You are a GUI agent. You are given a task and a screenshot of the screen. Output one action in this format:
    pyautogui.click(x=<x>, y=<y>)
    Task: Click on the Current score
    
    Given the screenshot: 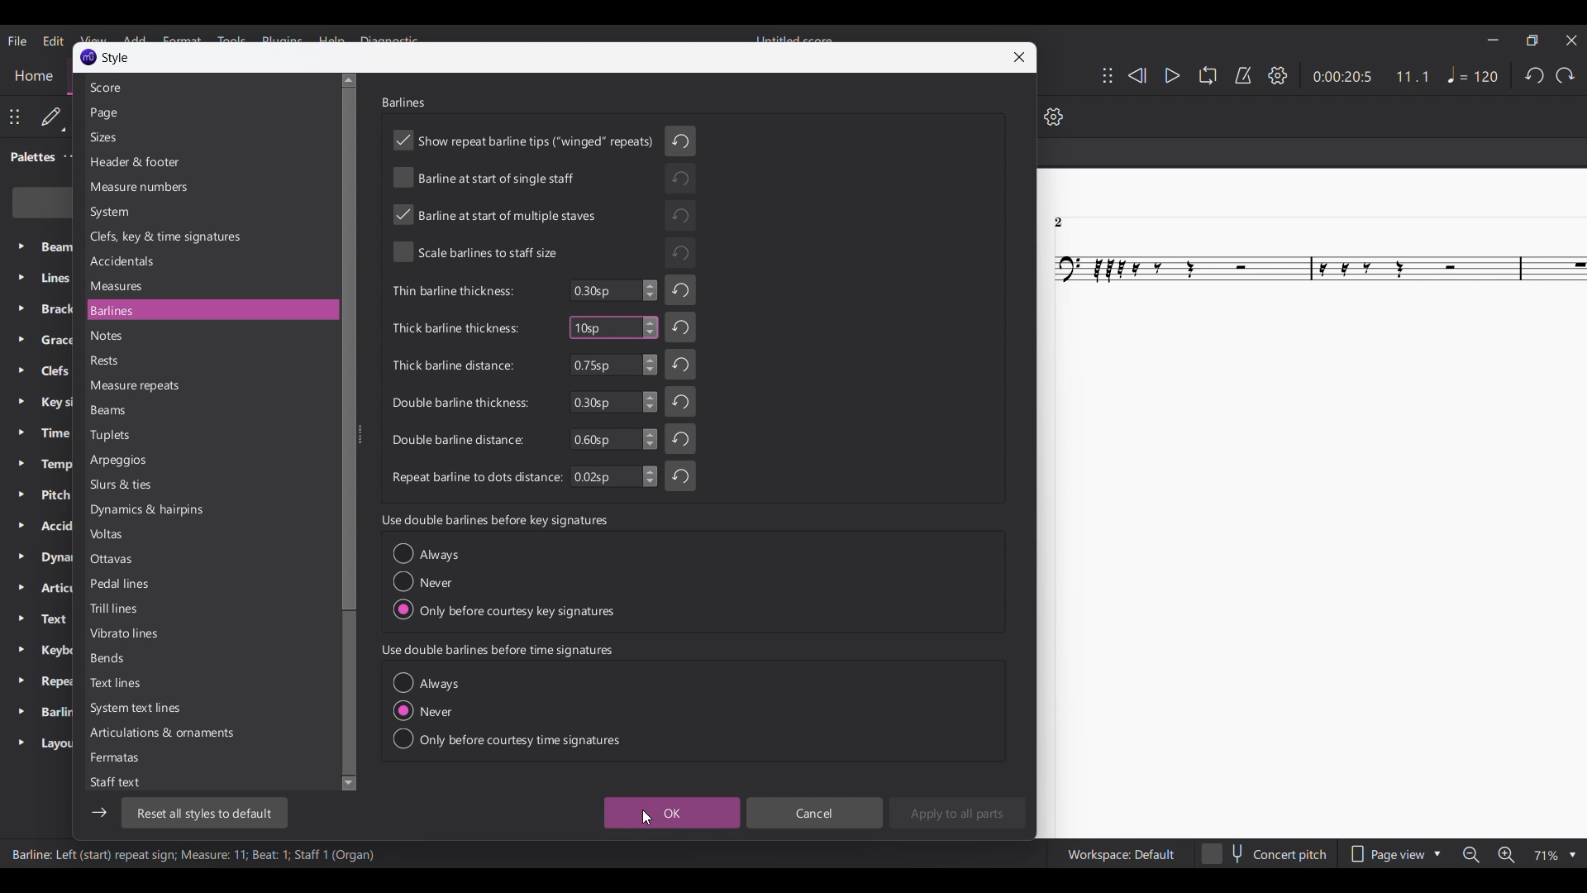 What is the action you would take?
    pyautogui.click(x=1312, y=504)
    